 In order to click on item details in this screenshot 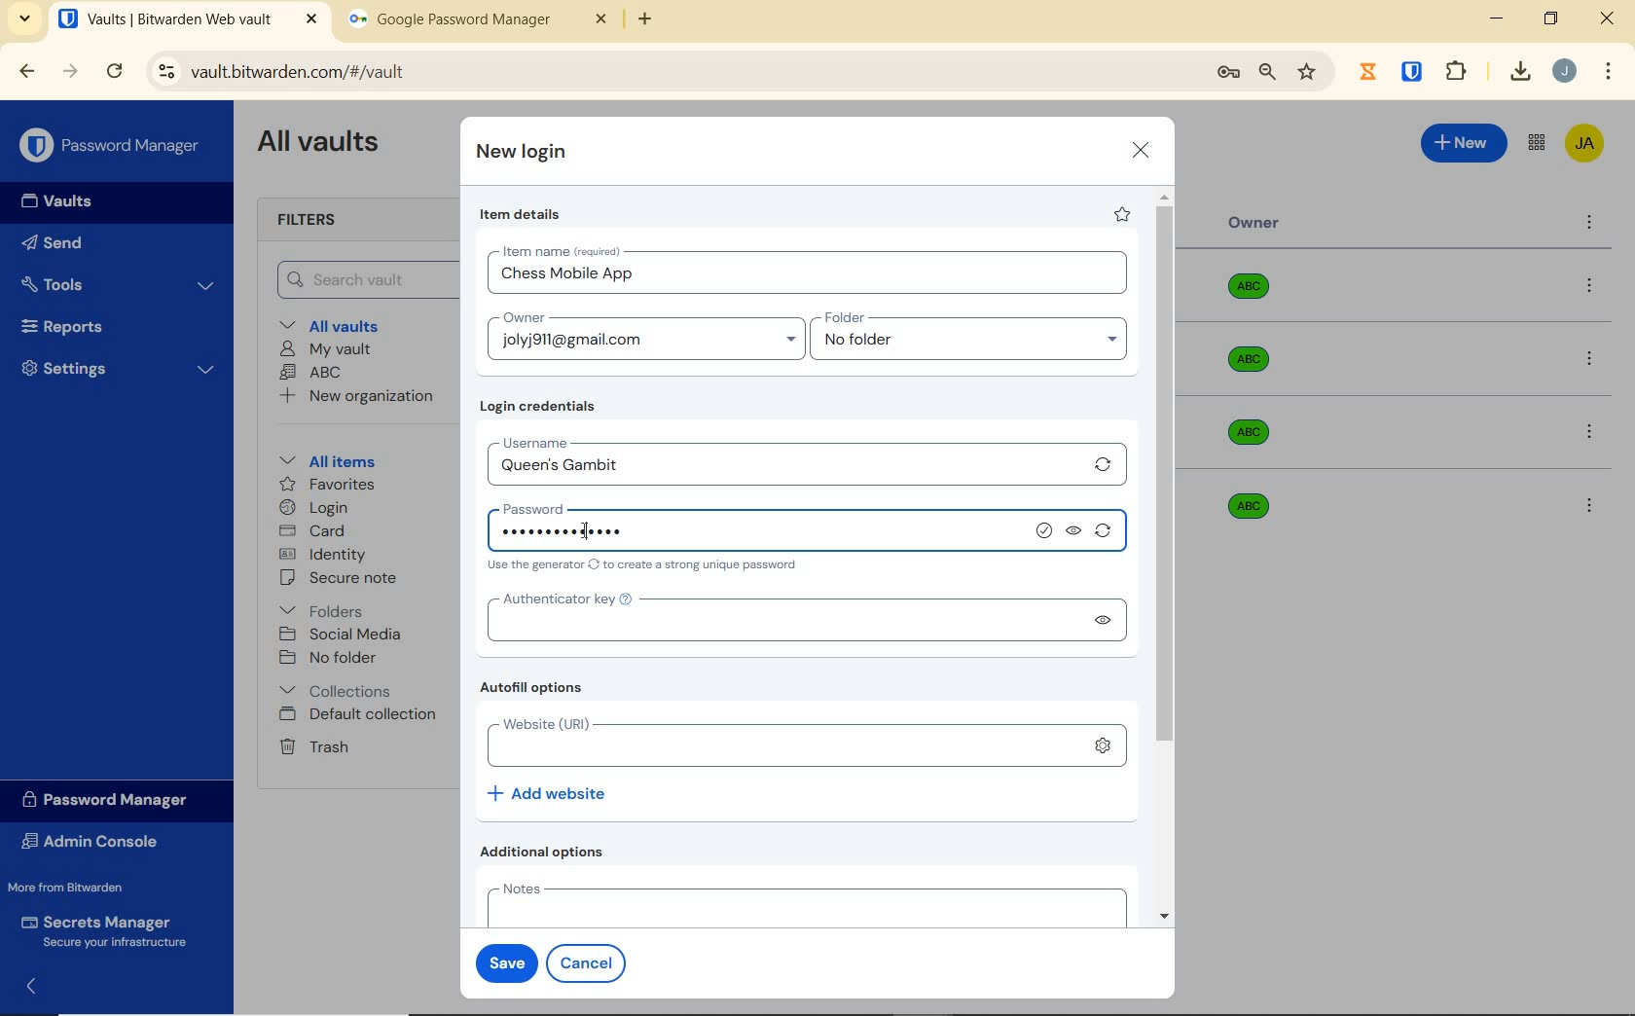, I will do `click(521, 215)`.